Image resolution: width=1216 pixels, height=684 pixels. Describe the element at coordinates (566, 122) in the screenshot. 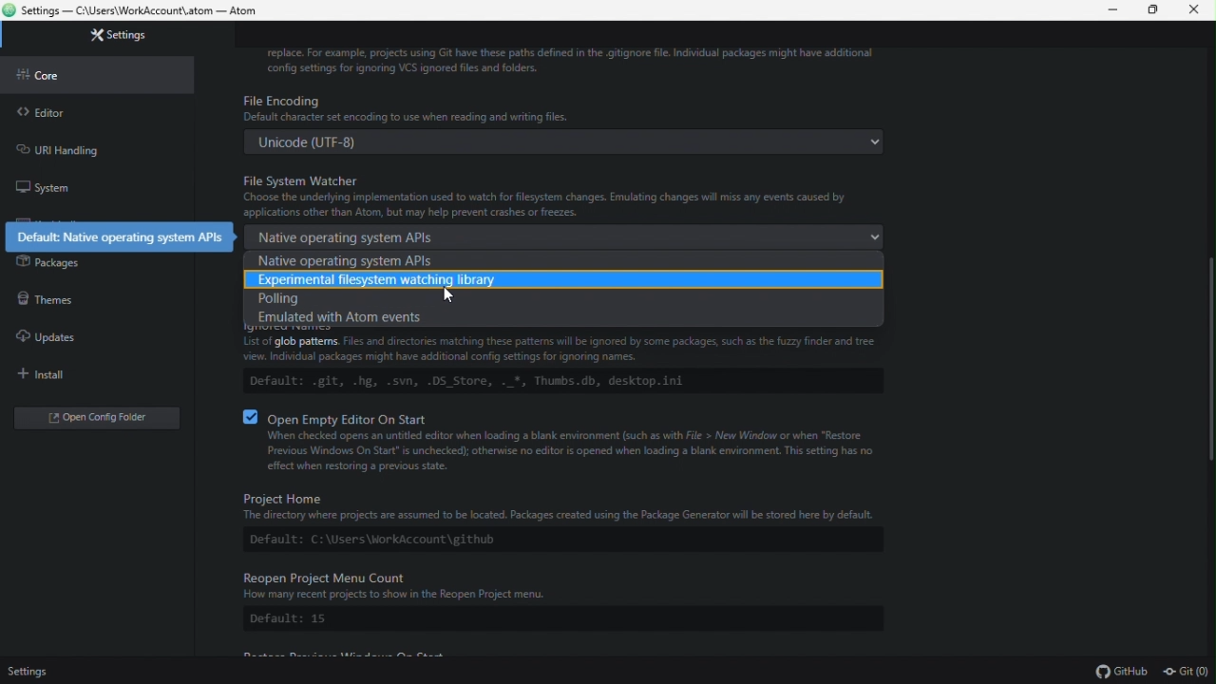

I see `File encoding` at that location.